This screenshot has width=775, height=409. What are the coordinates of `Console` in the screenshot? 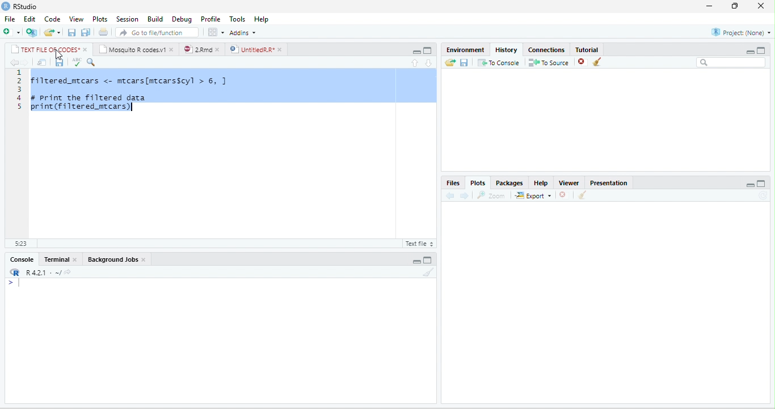 It's located at (21, 259).